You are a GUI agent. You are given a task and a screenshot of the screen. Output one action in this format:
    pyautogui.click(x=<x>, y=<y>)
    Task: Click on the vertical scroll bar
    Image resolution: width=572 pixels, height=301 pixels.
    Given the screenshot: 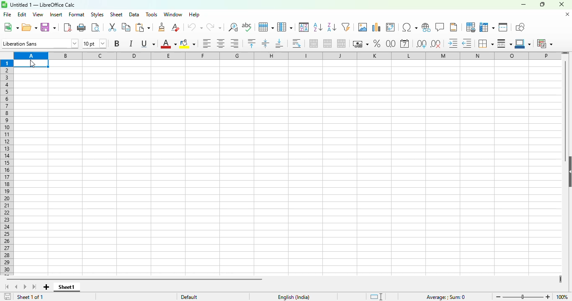 What is the action you would take?
    pyautogui.click(x=566, y=106)
    